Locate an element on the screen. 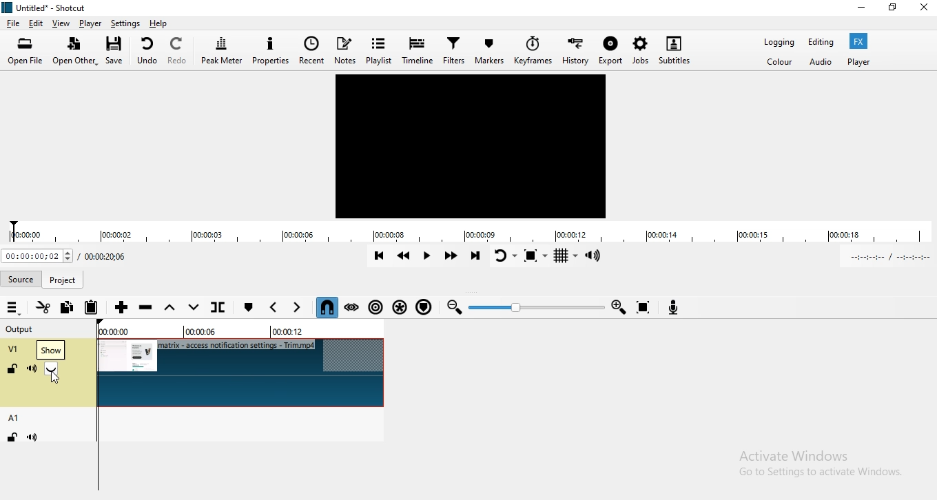  Player is located at coordinates (863, 61).